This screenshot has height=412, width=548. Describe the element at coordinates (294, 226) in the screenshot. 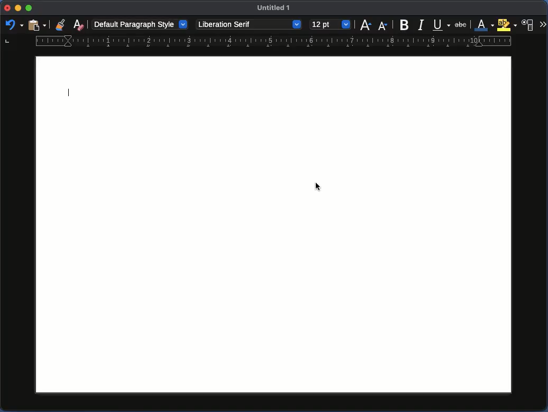

I see `Page` at that location.